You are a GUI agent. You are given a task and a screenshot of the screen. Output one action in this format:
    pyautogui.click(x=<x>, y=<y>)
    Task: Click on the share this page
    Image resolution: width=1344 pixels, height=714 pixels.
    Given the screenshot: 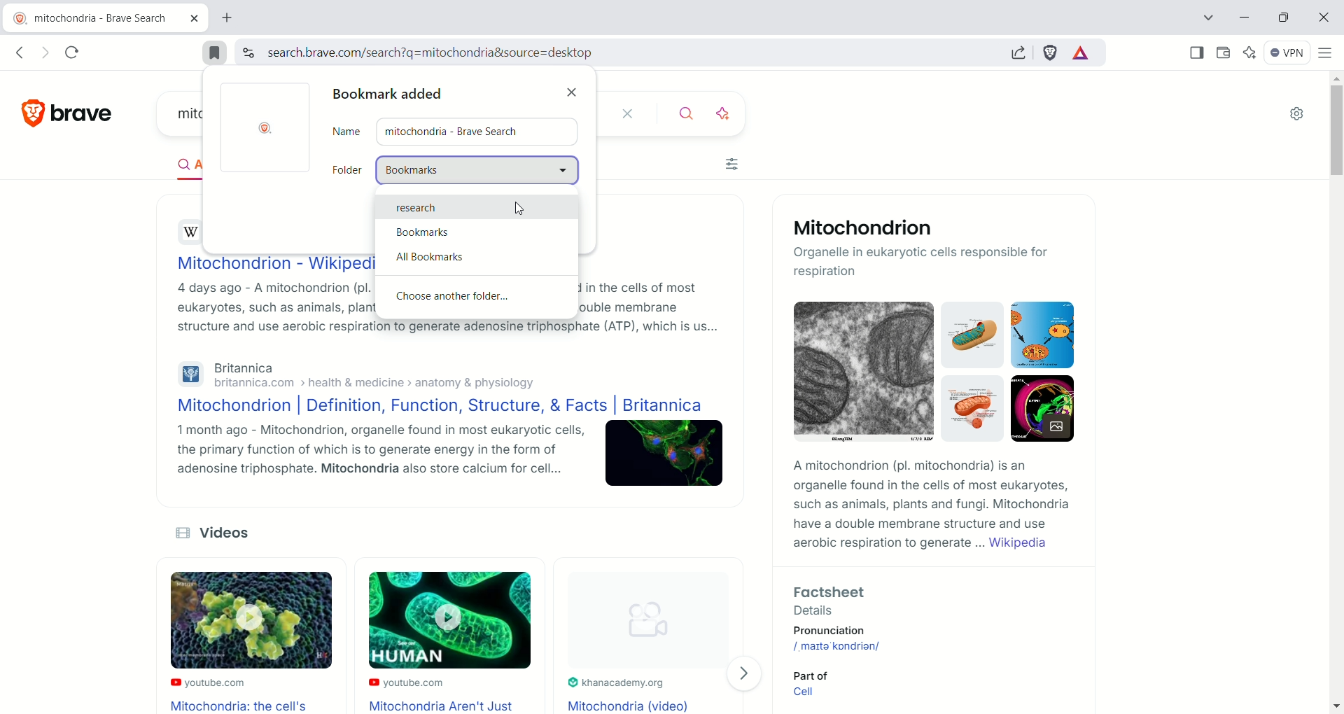 What is the action you would take?
    pyautogui.click(x=1023, y=53)
    